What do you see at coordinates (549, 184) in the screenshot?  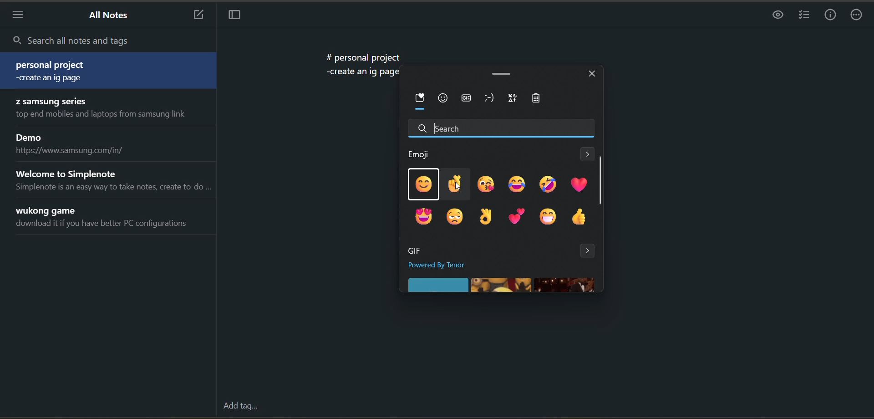 I see `emoji 5` at bounding box center [549, 184].